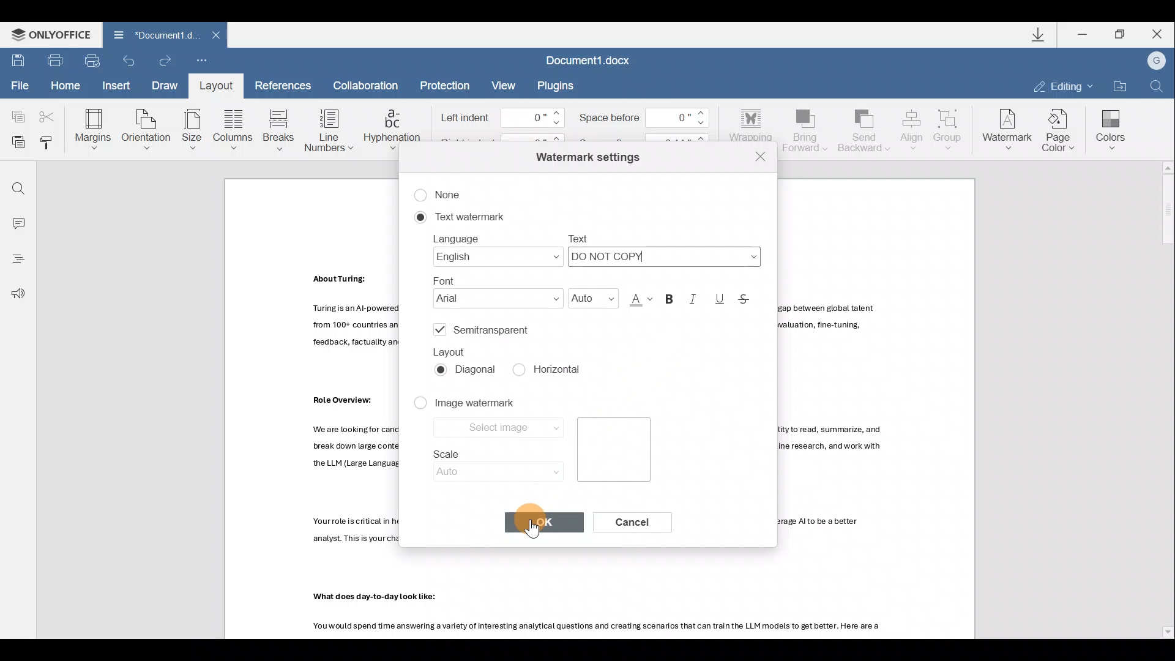  I want to click on Space before, so click(645, 117).